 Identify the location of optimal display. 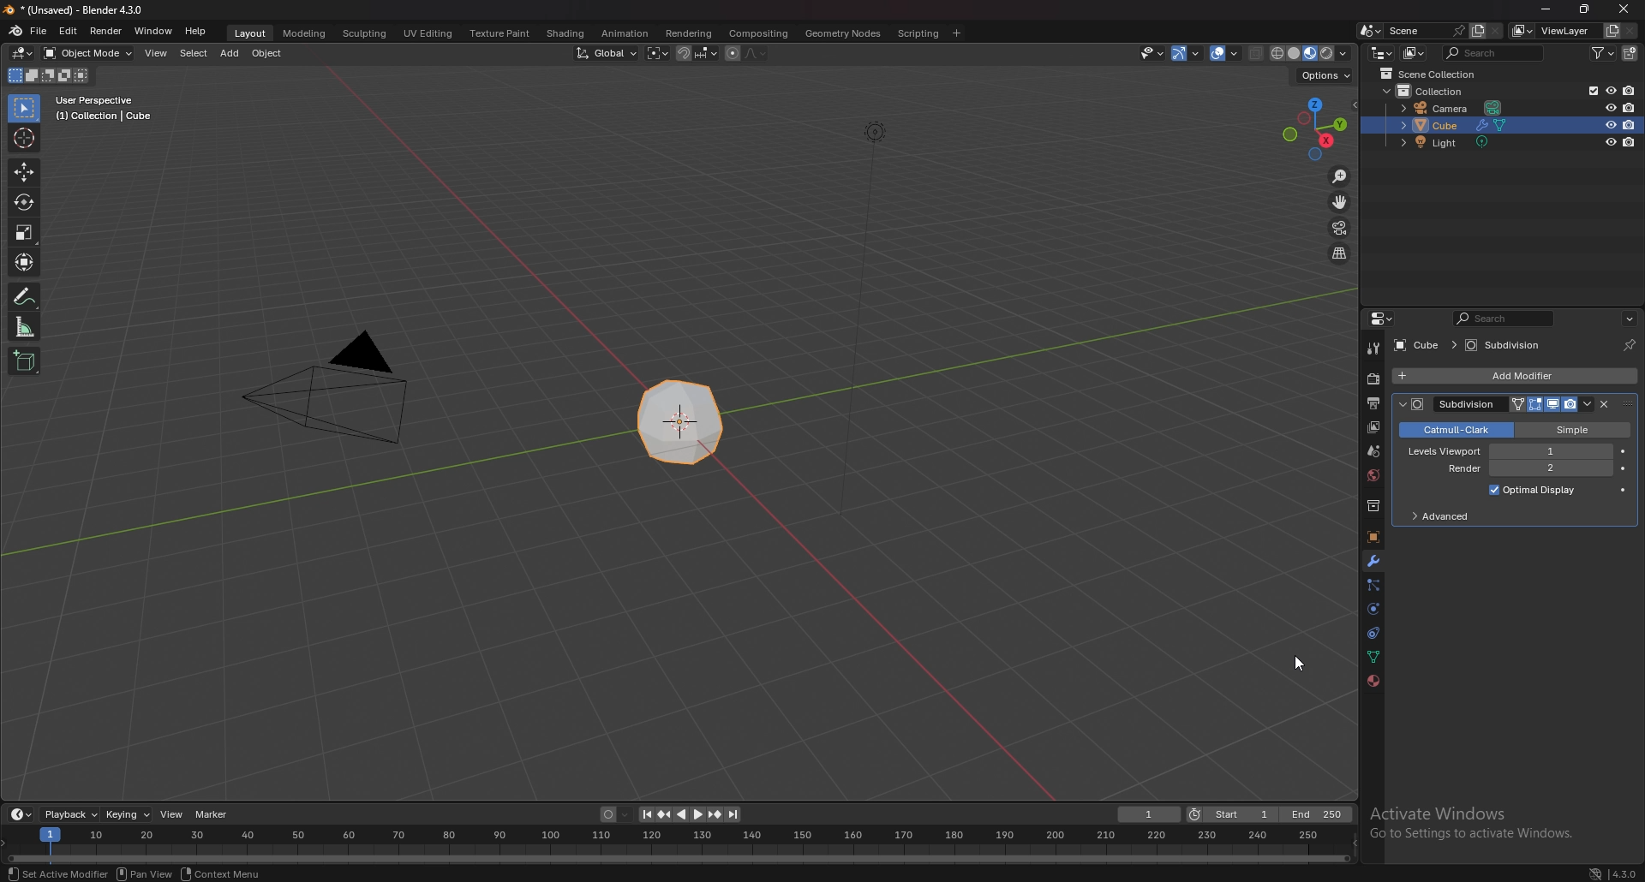
(1533, 490).